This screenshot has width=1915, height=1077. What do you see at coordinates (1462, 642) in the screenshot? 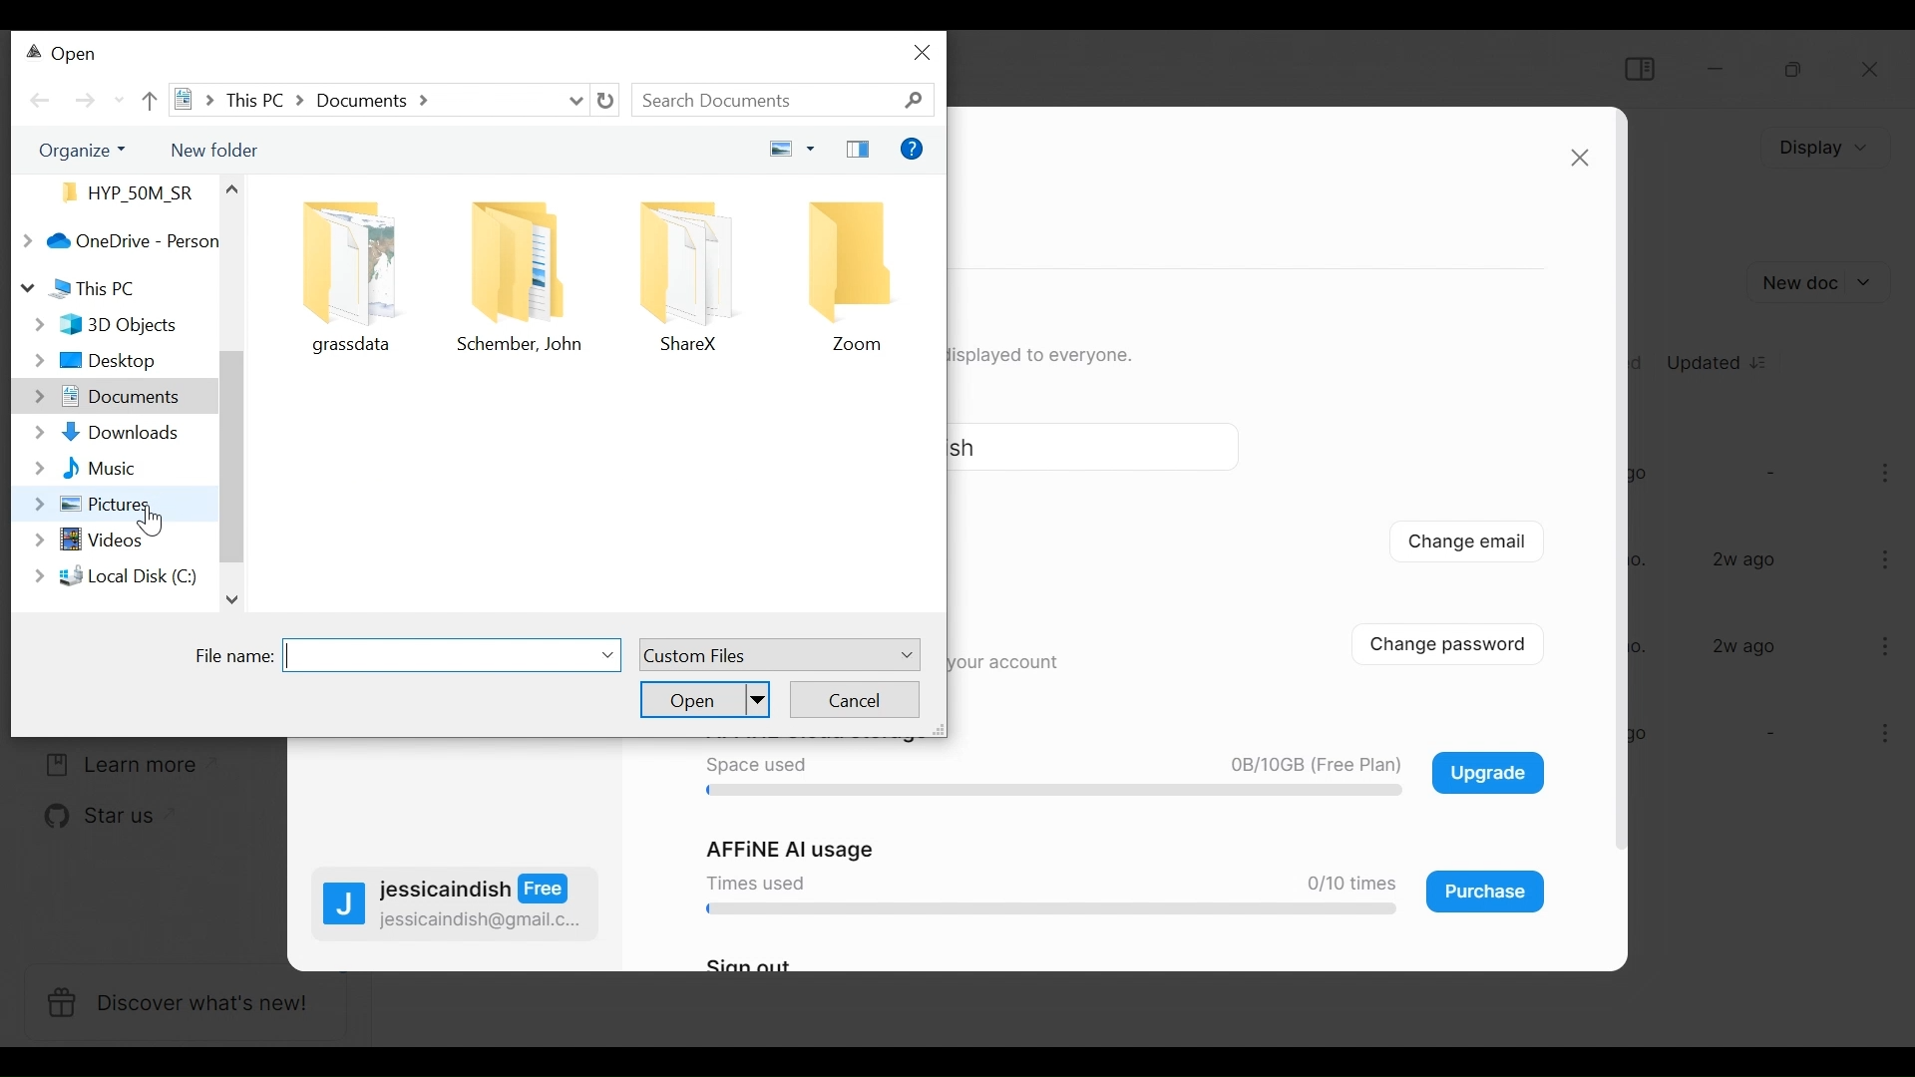
I see `Change password` at bounding box center [1462, 642].